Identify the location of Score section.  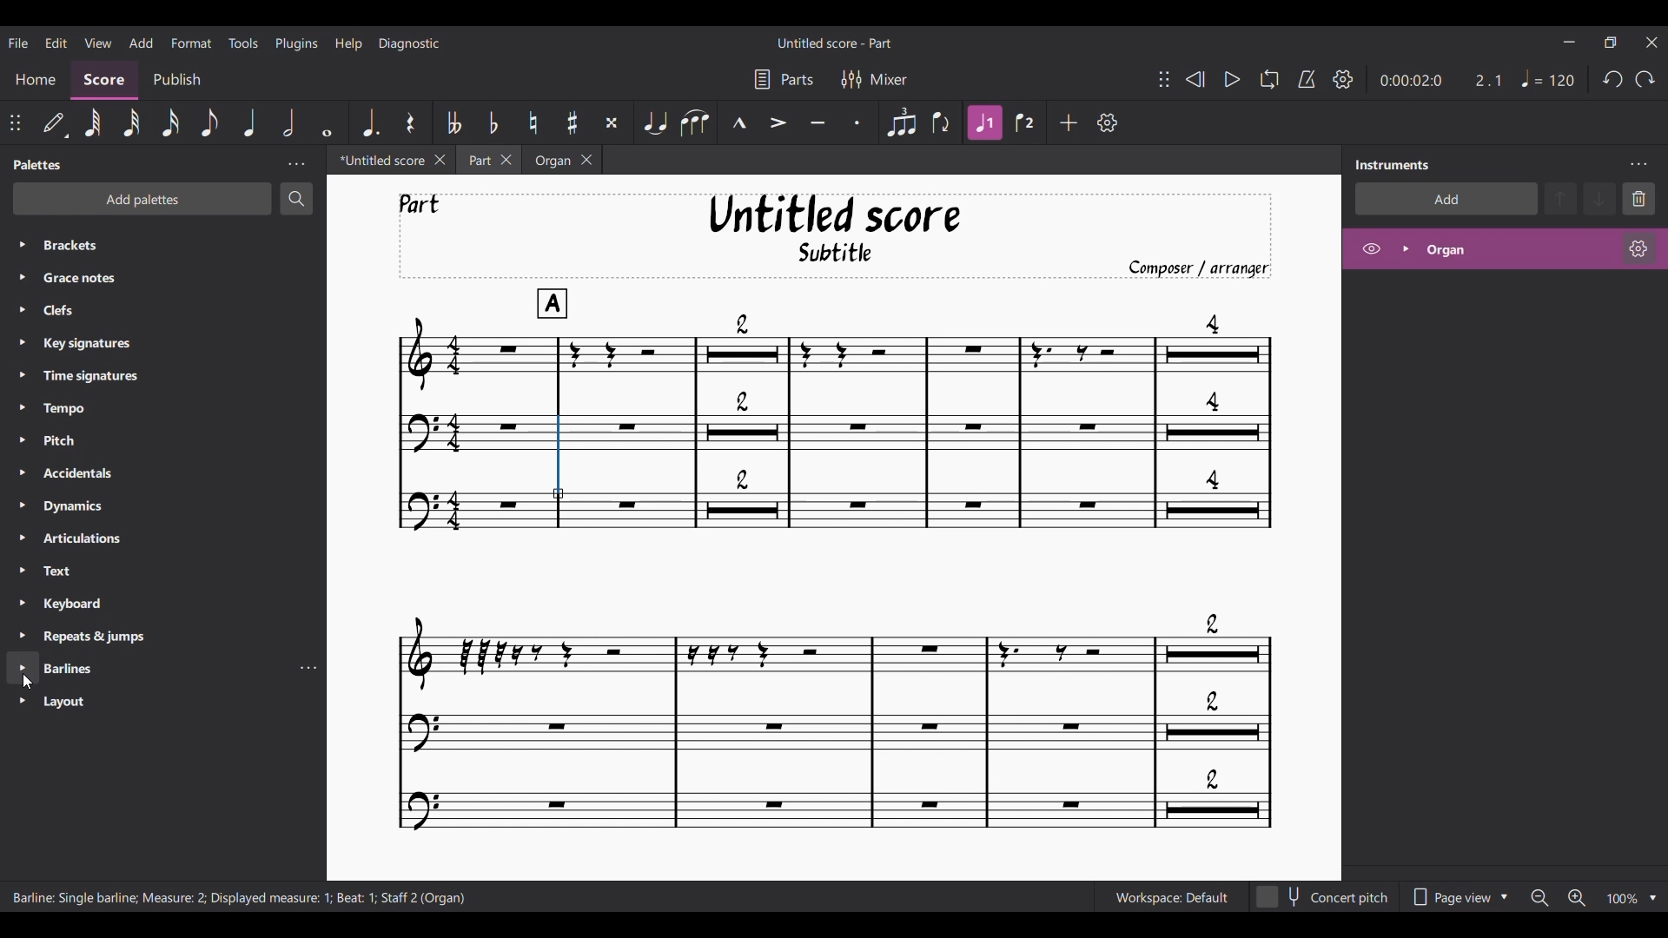
(103, 81).